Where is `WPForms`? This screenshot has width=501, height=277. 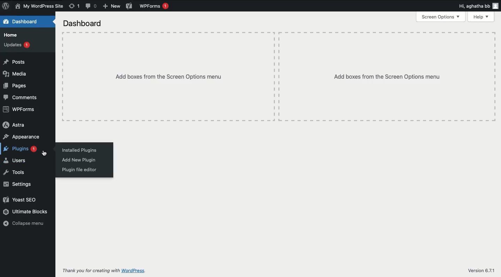
WPForms is located at coordinates (23, 110).